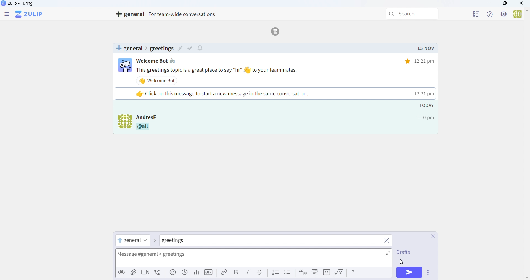 The image size is (530, 280). What do you see at coordinates (504, 14) in the screenshot?
I see `Settings` at bounding box center [504, 14].